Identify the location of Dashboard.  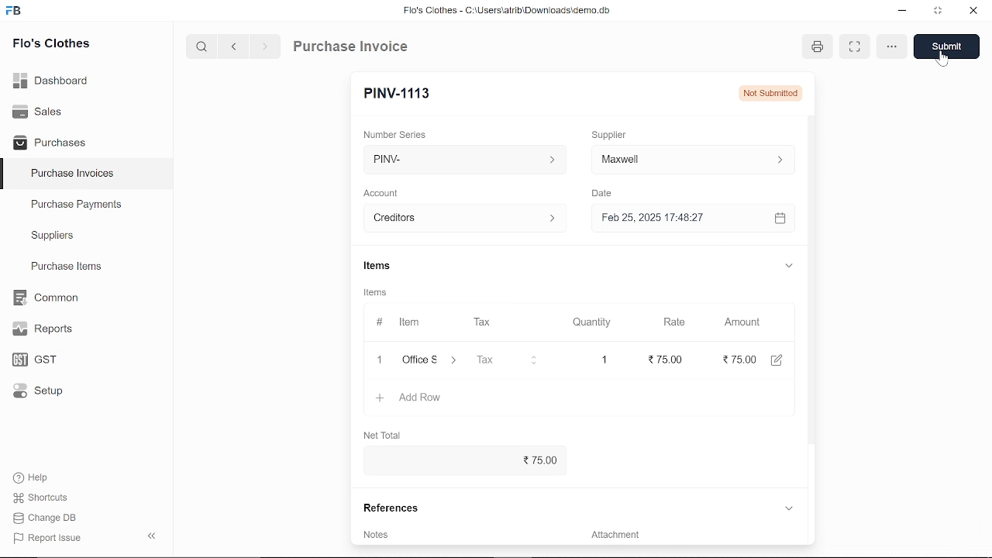
(51, 79).